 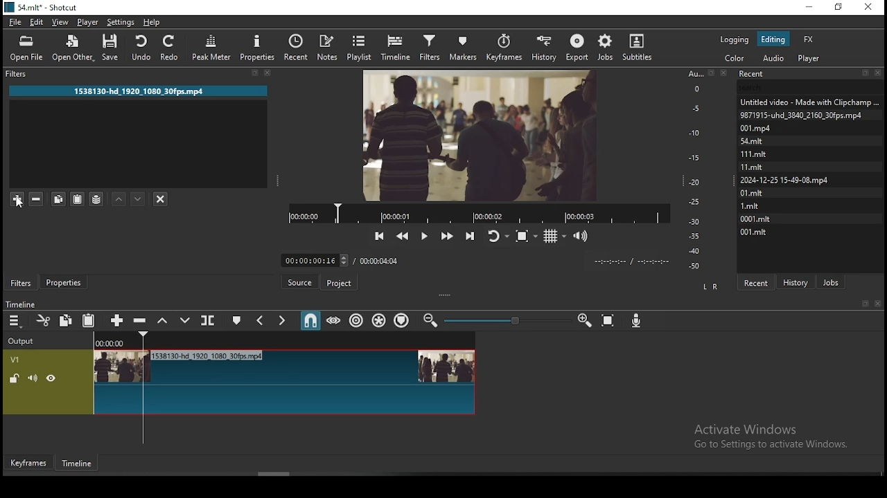 What do you see at coordinates (362, 46) in the screenshot?
I see `playlist` at bounding box center [362, 46].